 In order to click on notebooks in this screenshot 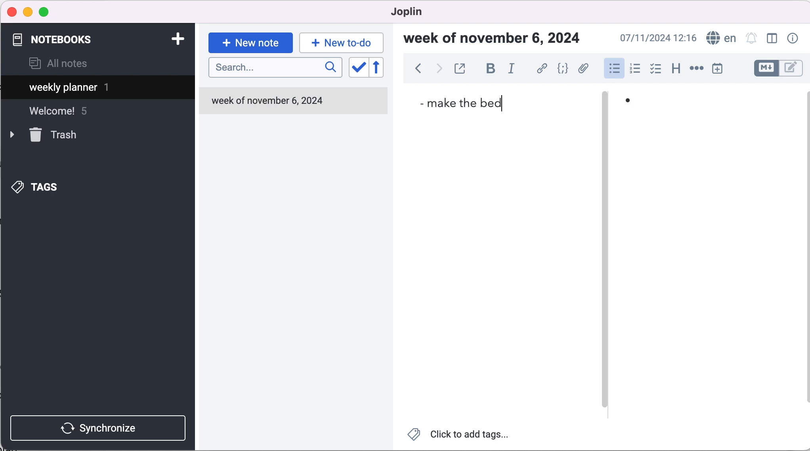, I will do `click(59, 40)`.